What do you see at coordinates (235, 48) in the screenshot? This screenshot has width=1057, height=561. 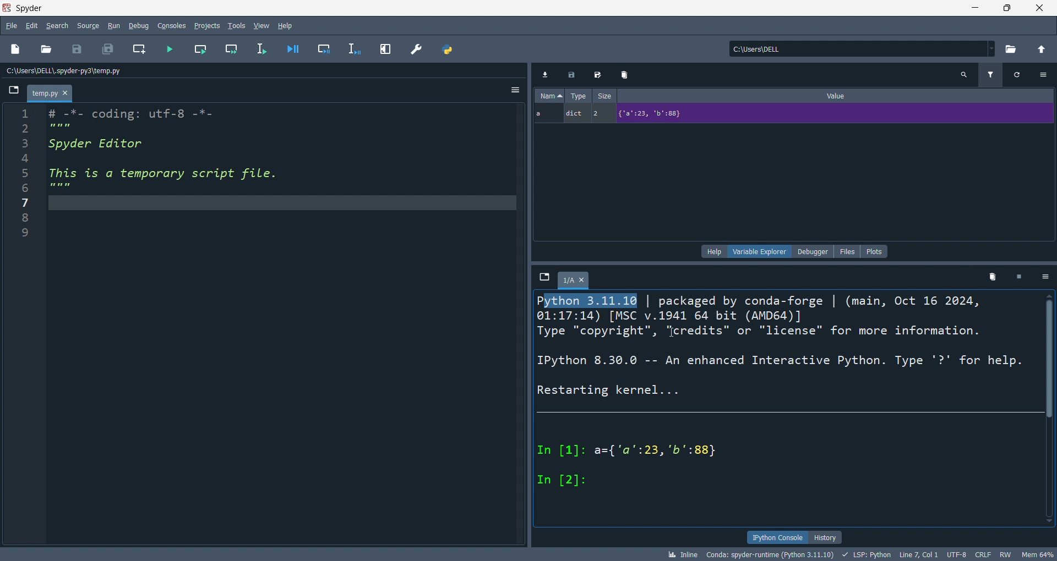 I see `run cell and move` at bounding box center [235, 48].